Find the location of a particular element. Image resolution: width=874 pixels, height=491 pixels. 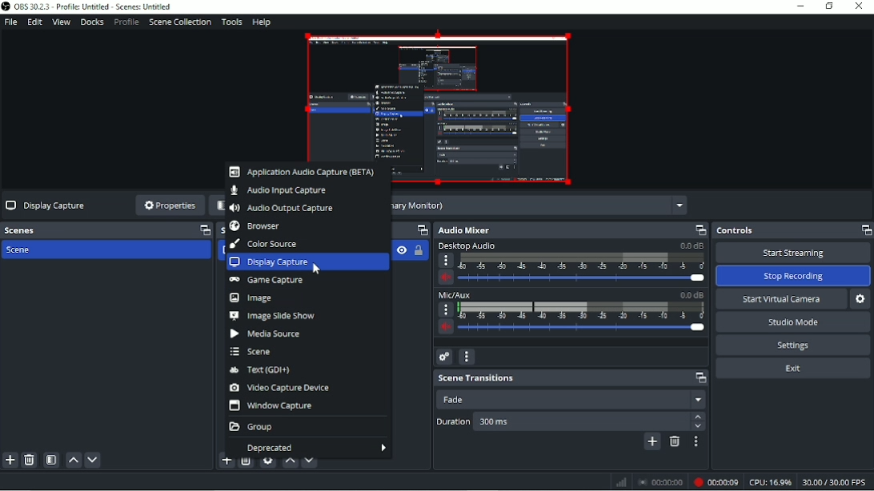

Remove selected source(s) is located at coordinates (246, 464).